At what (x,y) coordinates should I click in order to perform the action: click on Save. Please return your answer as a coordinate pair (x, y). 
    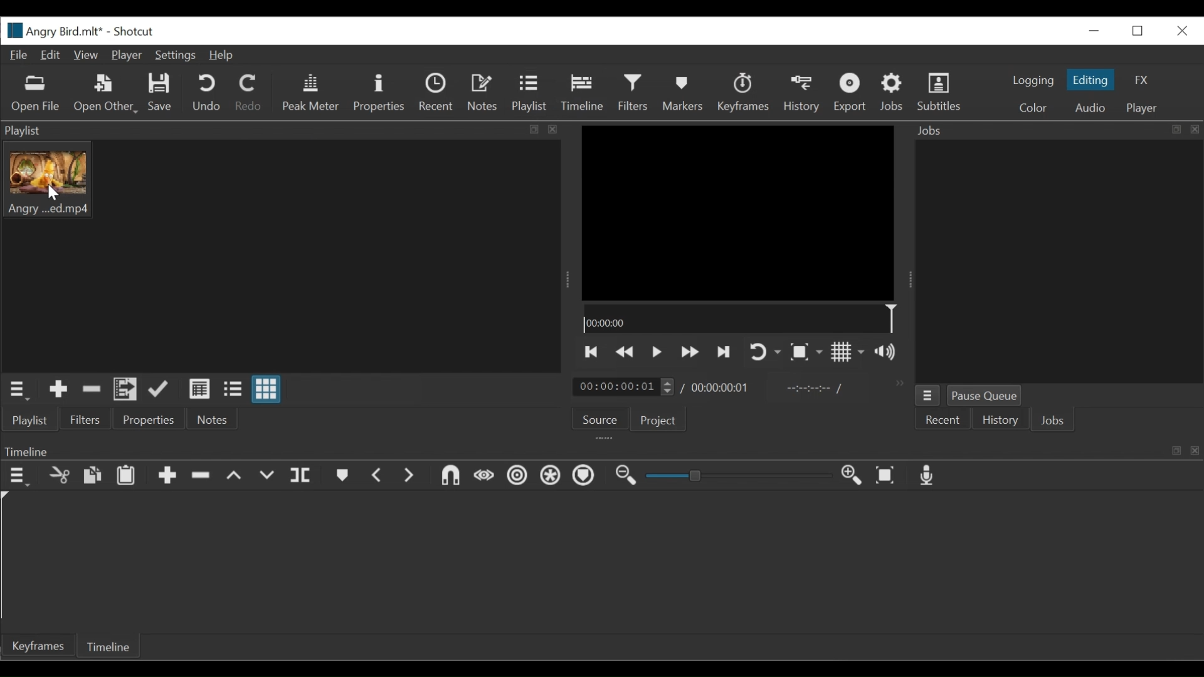
    Looking at the image, I should click on (161, 92).